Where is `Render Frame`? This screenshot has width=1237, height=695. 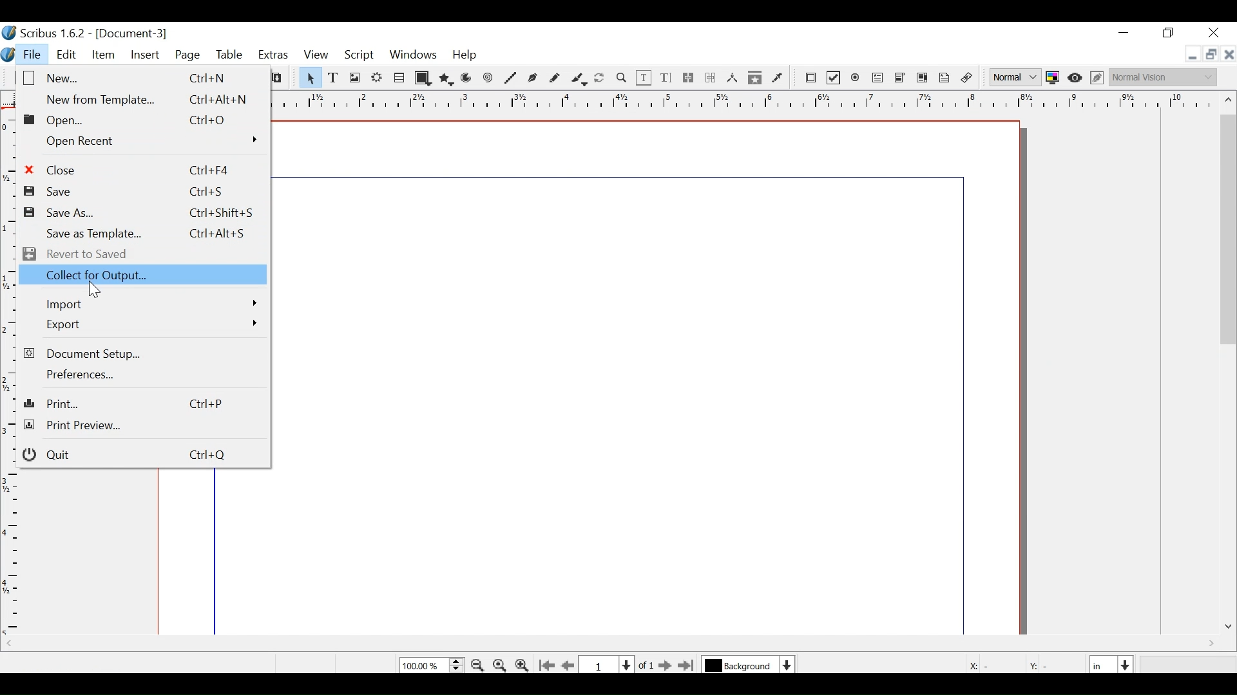
Render Frame is located at coordinates (377, 77).